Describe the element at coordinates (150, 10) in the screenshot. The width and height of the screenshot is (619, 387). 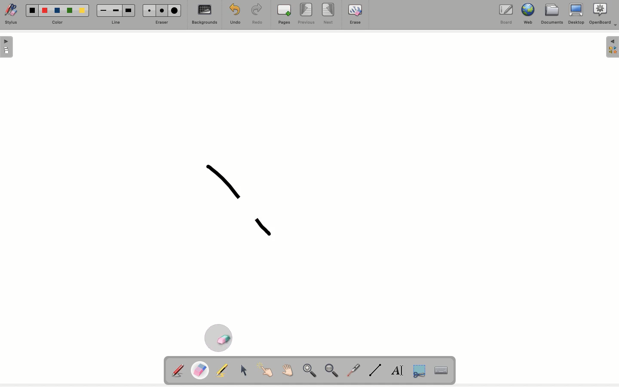
I see `Small` at that location.